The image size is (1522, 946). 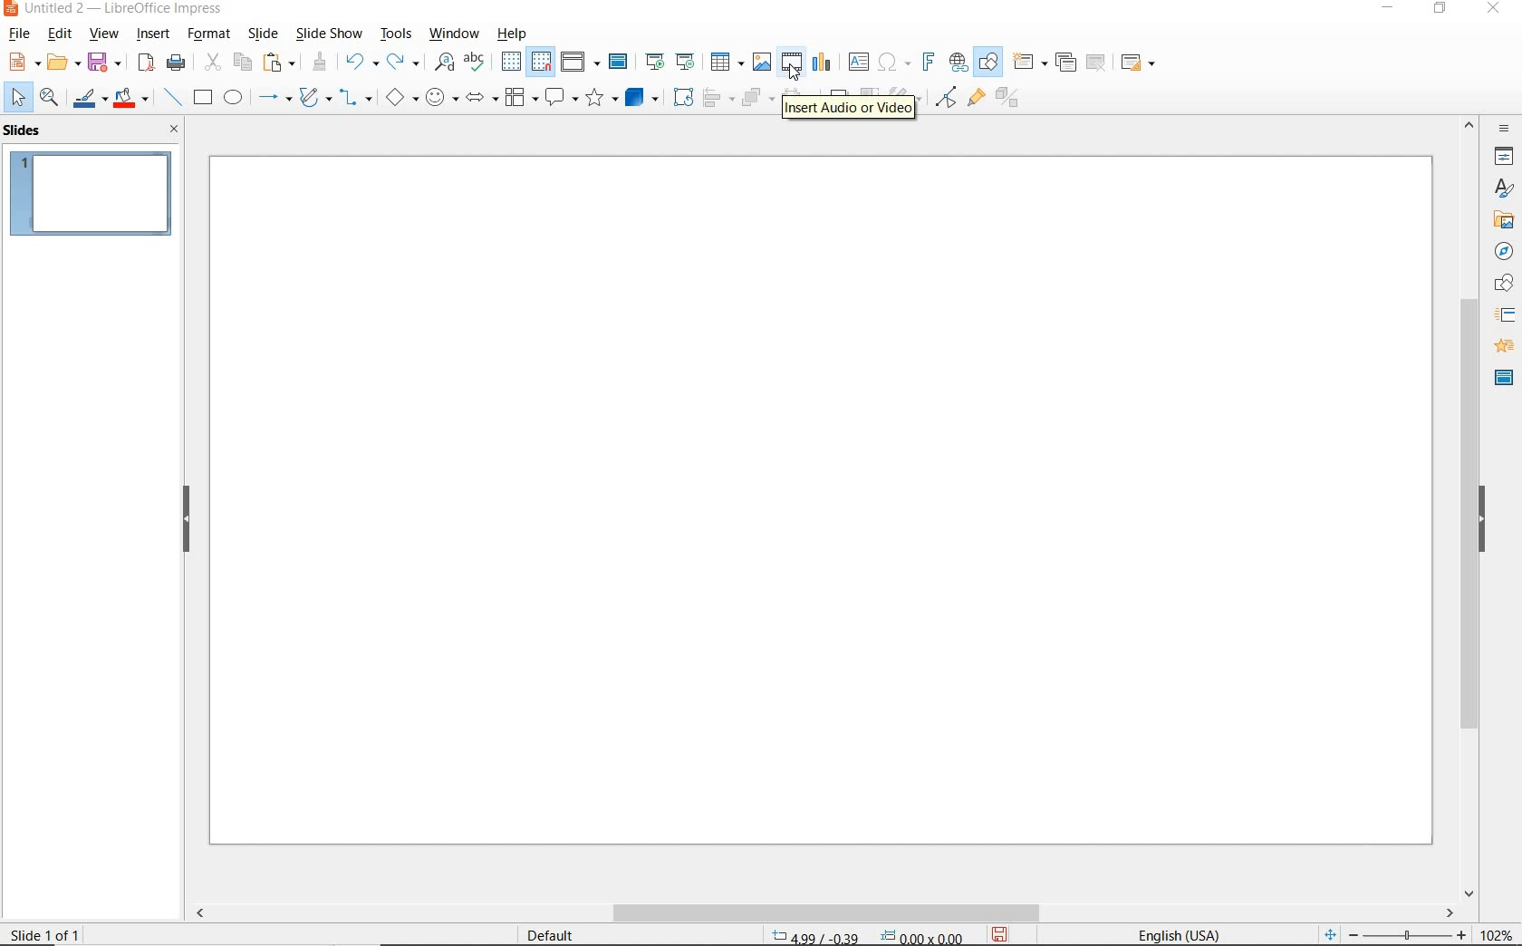 What do you see at coordinates (521, 101) in the screenshot?
I see `FLOWCHART` at bounding box center [521, 101].